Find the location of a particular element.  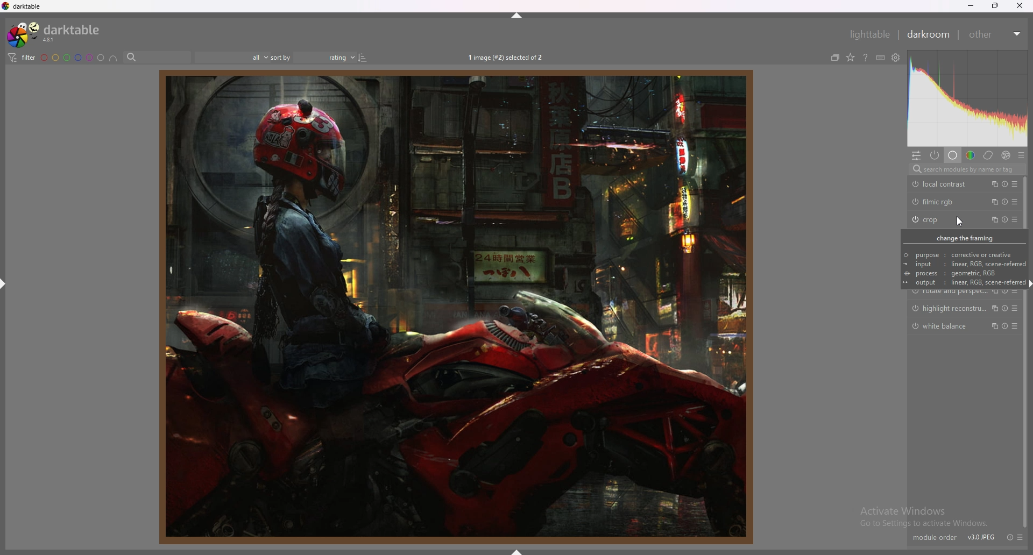

person sitting on bike in a factory is located at coordinates (451, 310).